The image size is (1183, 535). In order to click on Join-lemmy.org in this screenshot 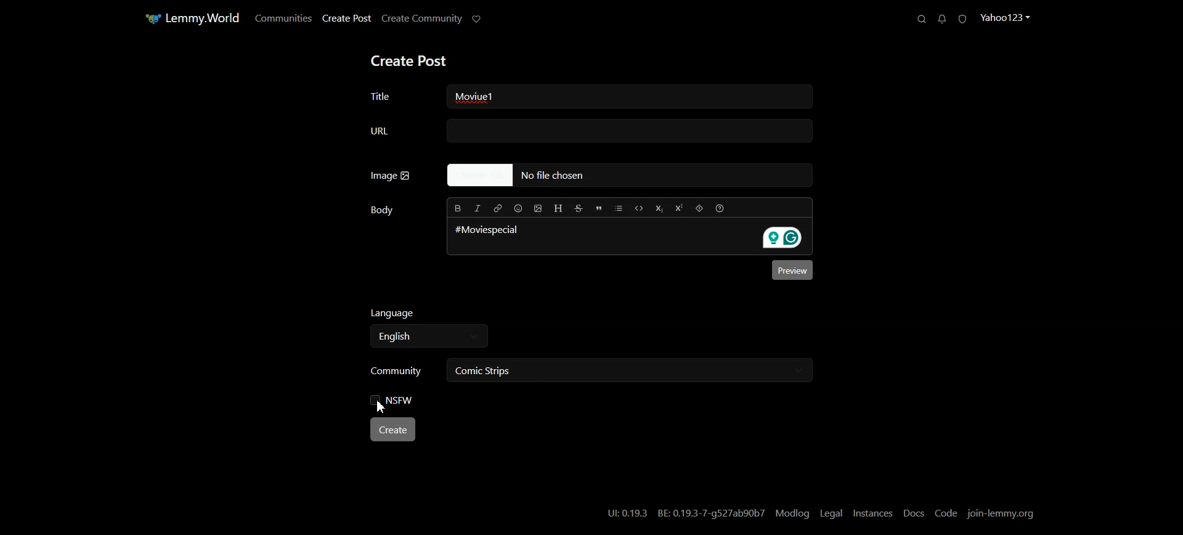, I will do `click(1002, 513)`.